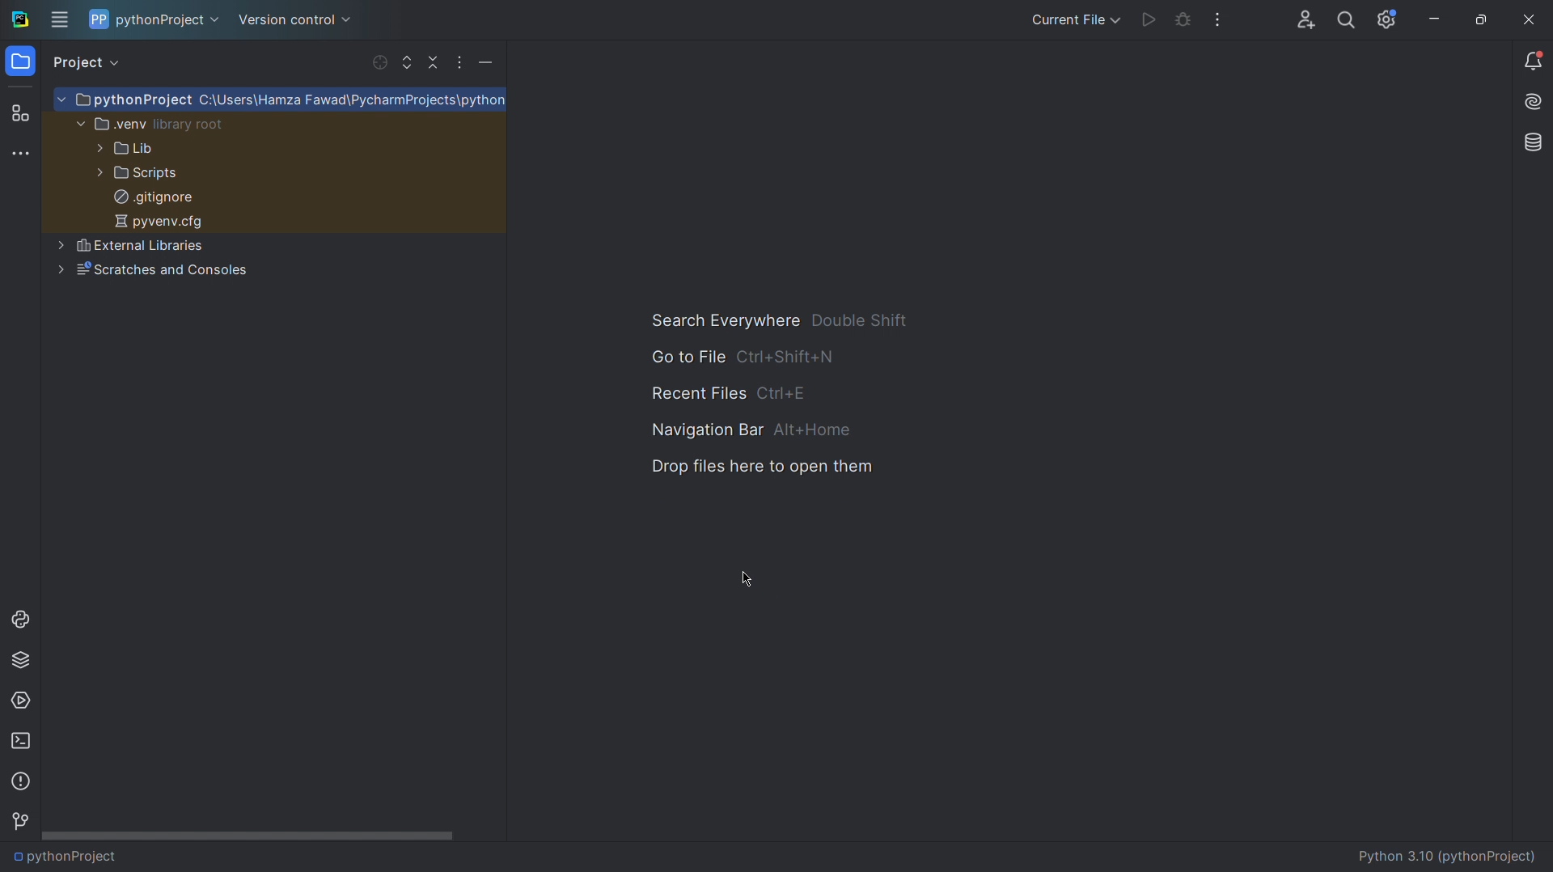 The width and height of the screenshot is (1553, 872). Describe the element at coordinates (429, 62) in the screenshot. I see `collapse` at that location.